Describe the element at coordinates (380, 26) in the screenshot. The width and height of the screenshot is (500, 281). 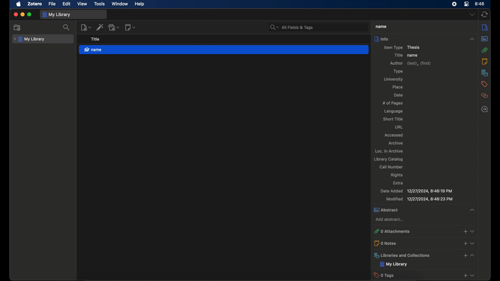
I see `title` at that location.